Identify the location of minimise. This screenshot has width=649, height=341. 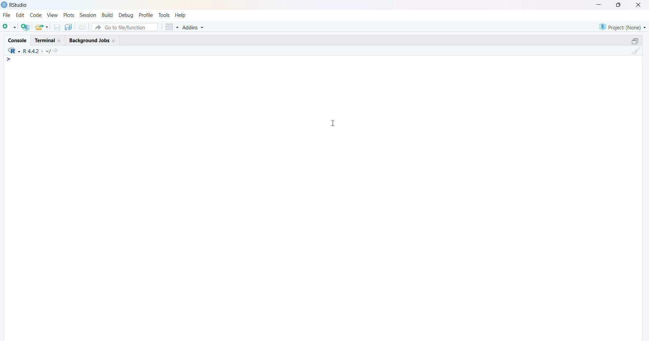
(600, 4).